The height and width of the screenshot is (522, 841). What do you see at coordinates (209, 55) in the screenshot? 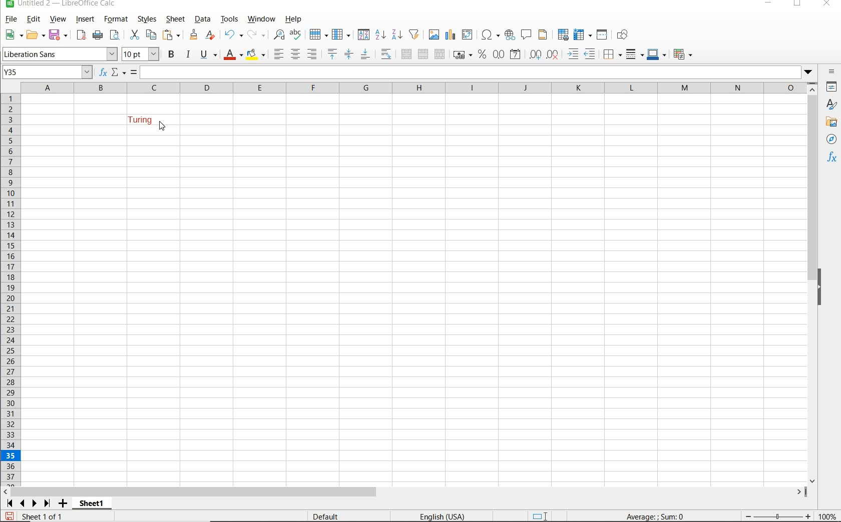
I see `UNDERLINE` at bounding box center [209, 55].